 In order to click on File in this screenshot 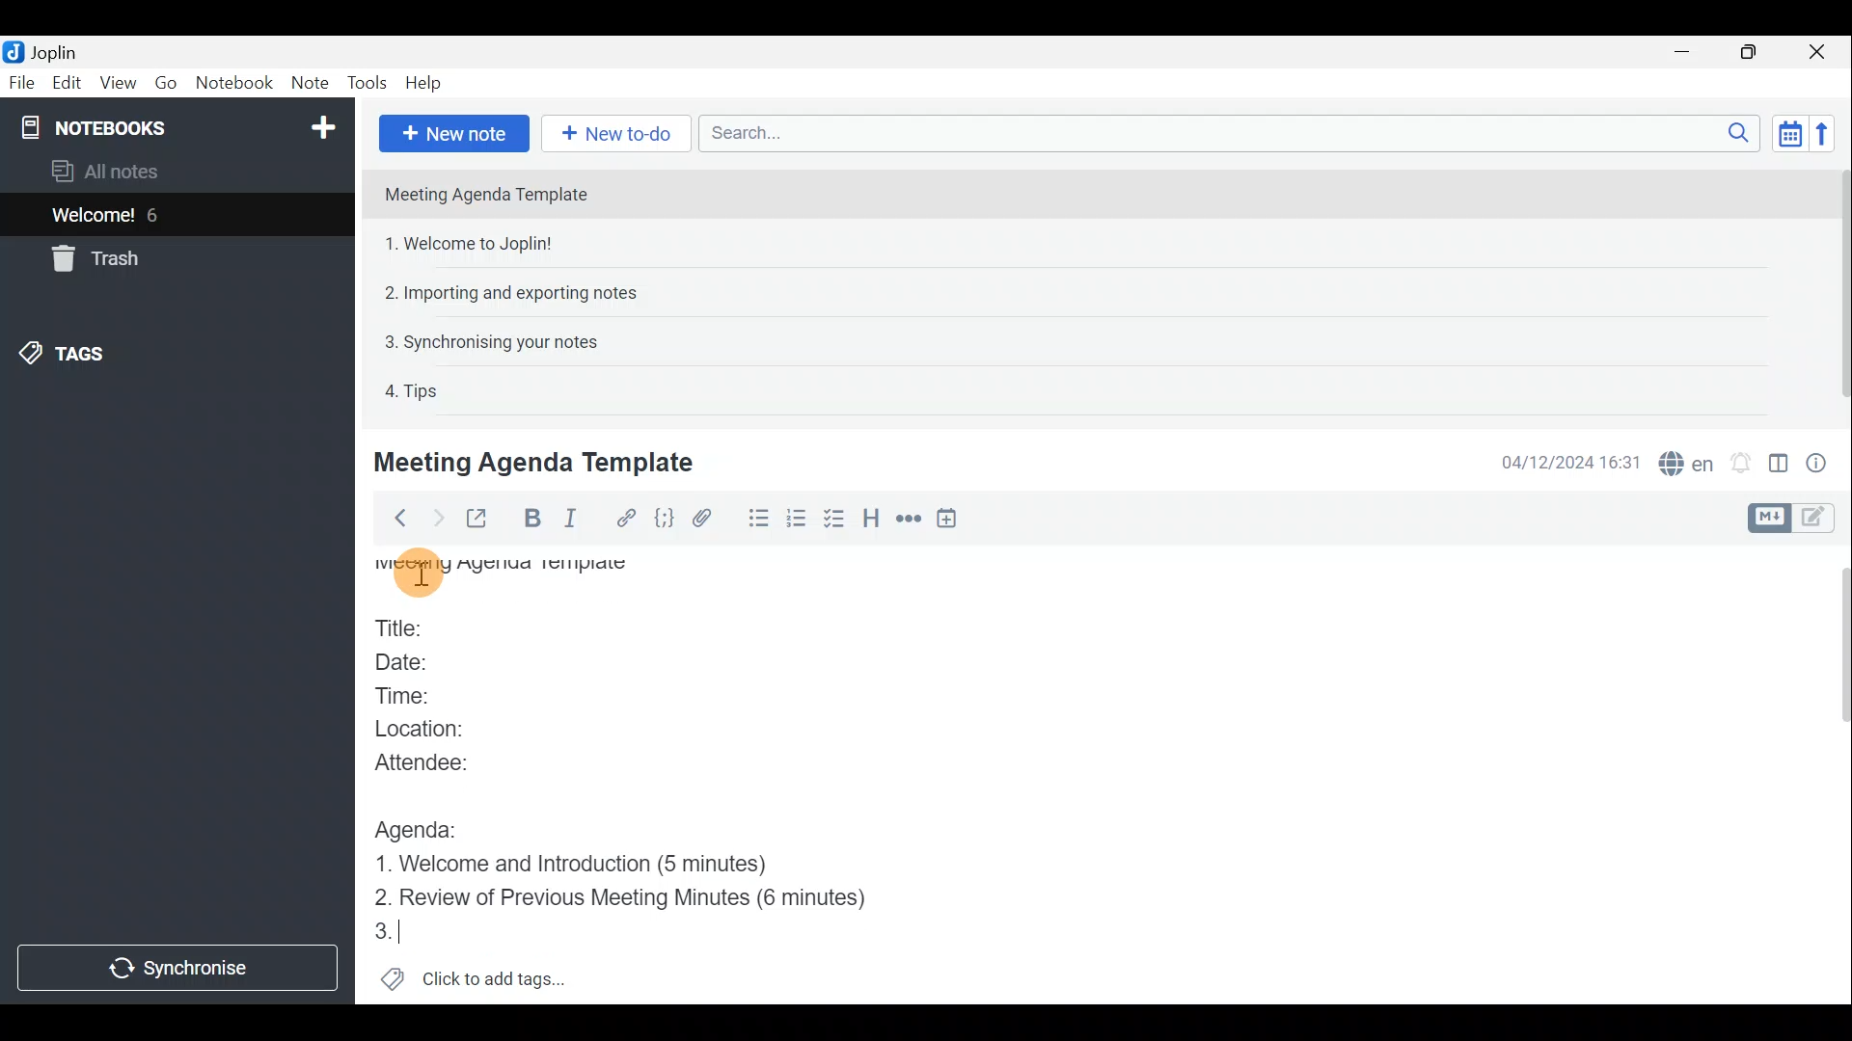, I will do `click(22, 81)`.